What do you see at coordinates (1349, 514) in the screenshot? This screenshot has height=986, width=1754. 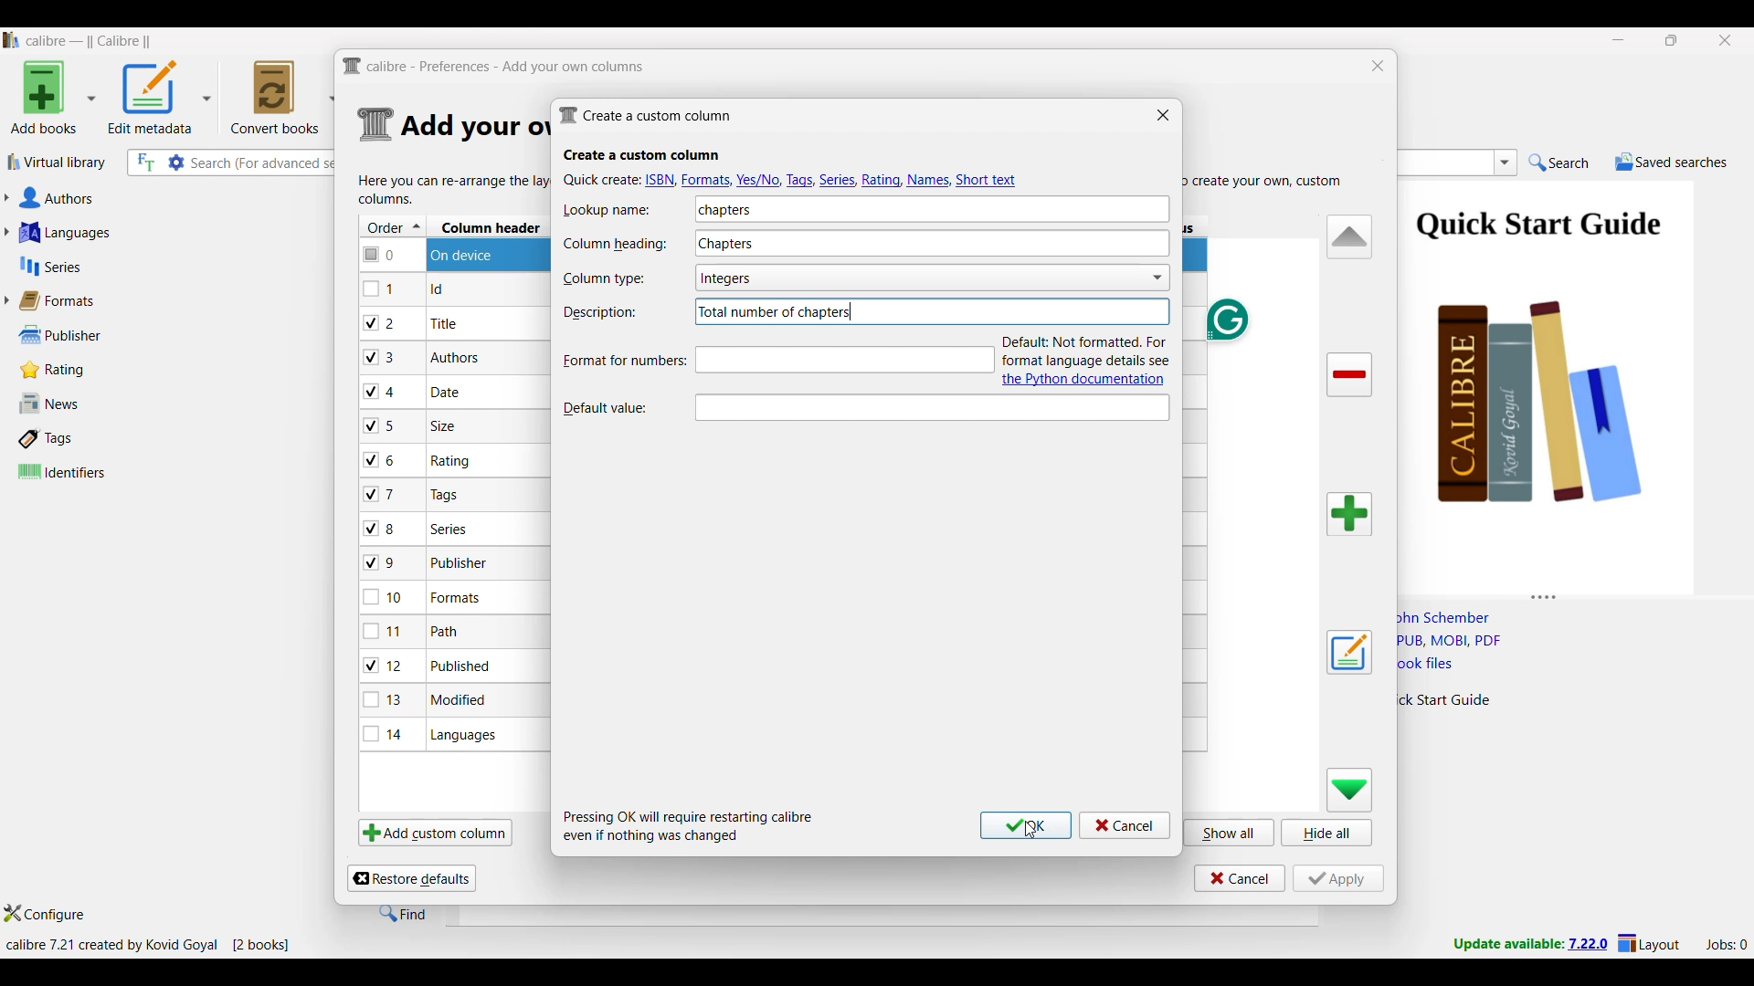 I see `Add column` at bounding box center [1349, 514].